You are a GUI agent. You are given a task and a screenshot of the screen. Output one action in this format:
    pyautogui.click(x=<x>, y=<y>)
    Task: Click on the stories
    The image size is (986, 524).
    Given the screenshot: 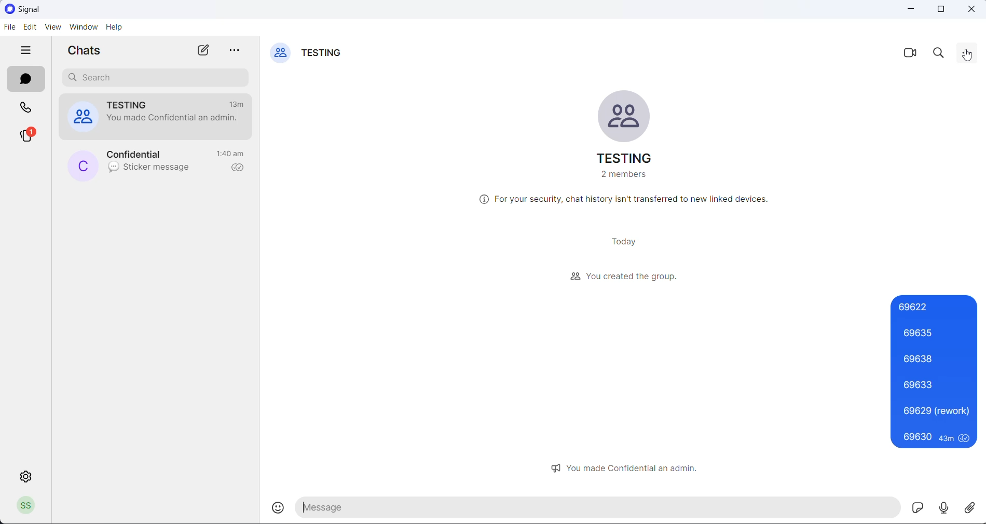 What is the action you would take?
    pyautogui.click(x=29, y=136)
    